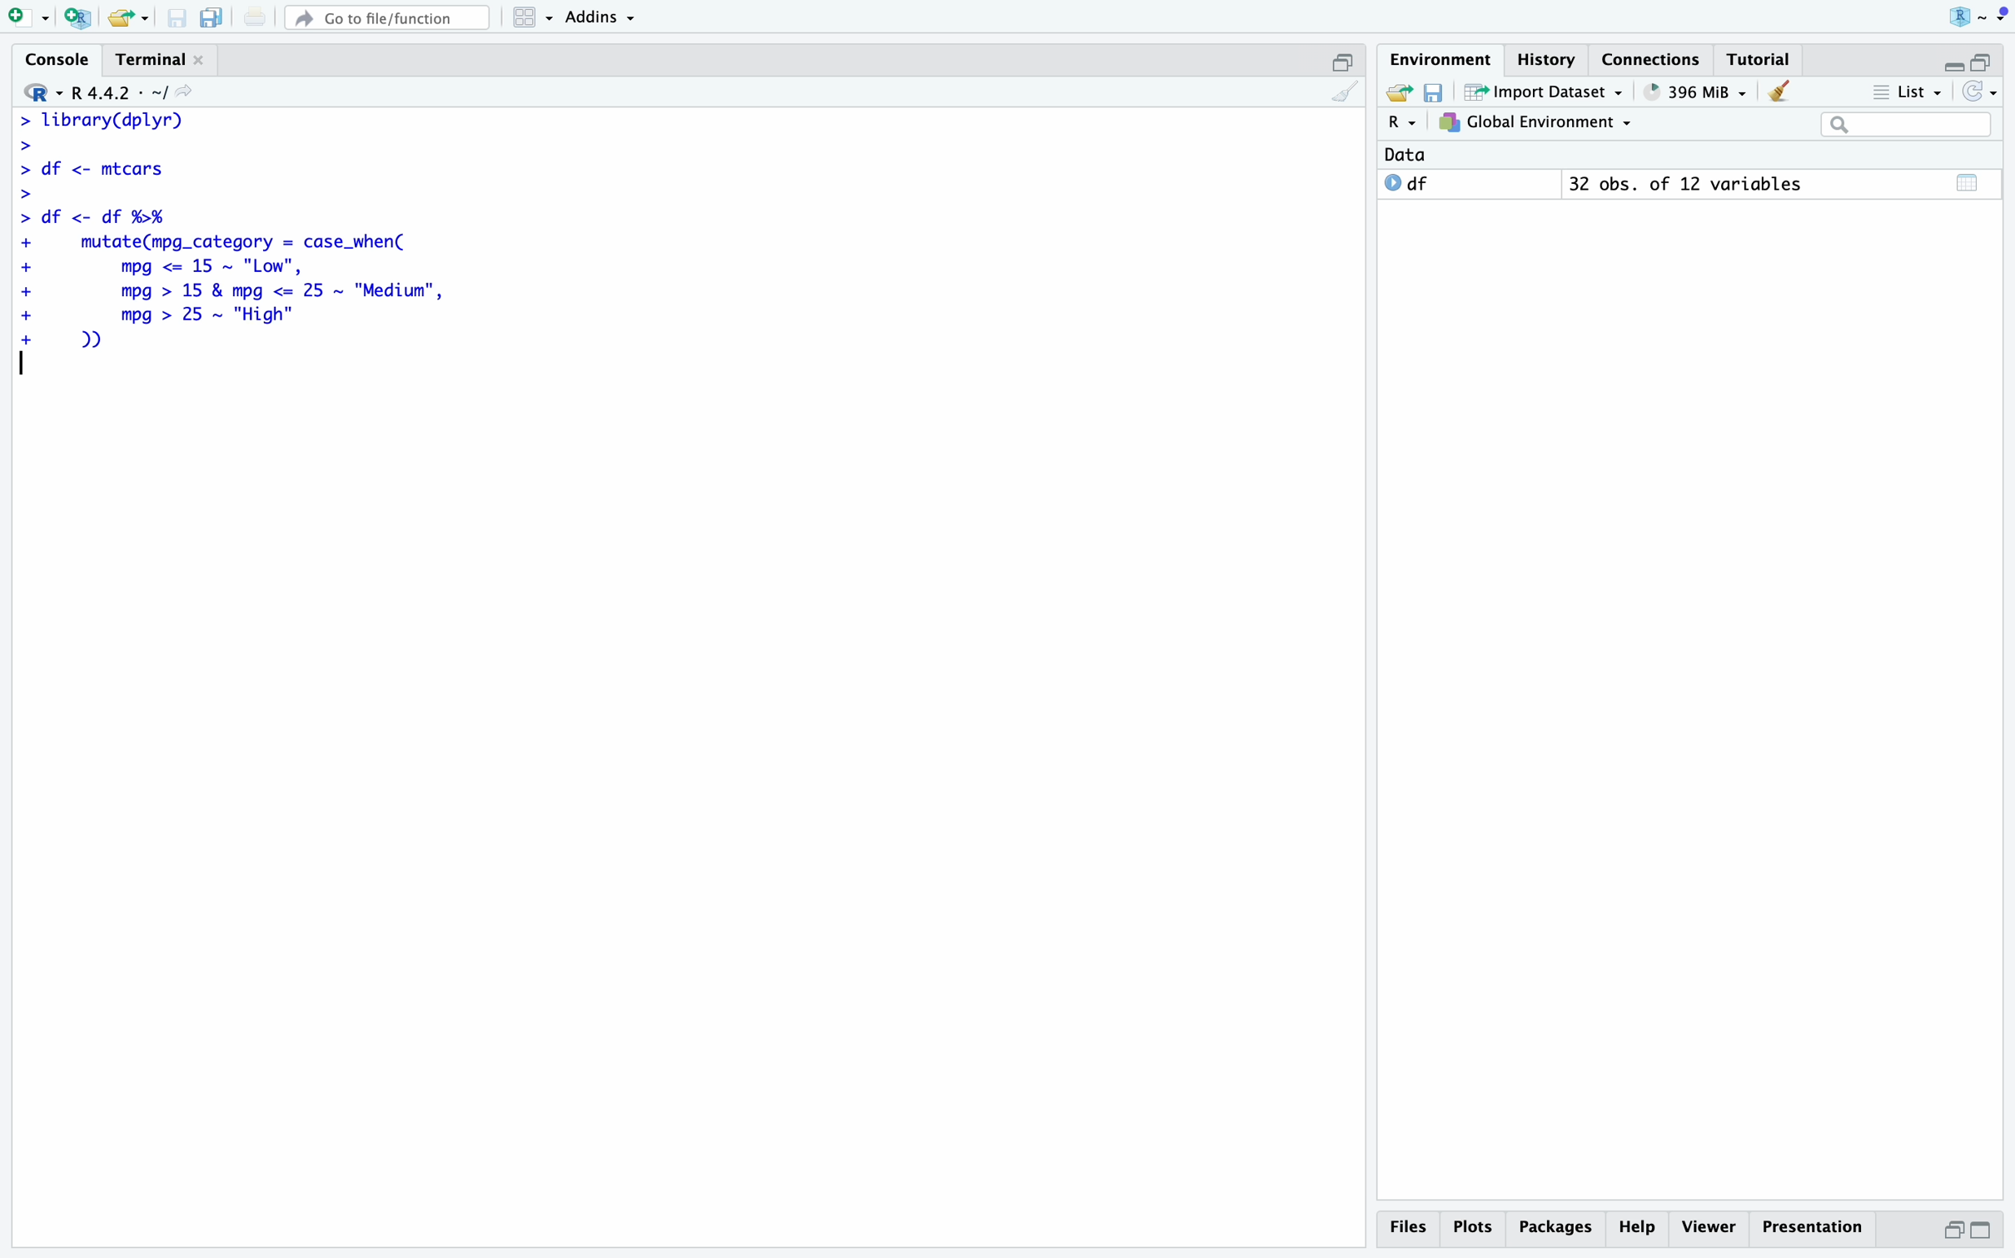  Describe the element at coordinates (390, 19) in the screenshot. I see `go to file/function` at that location.